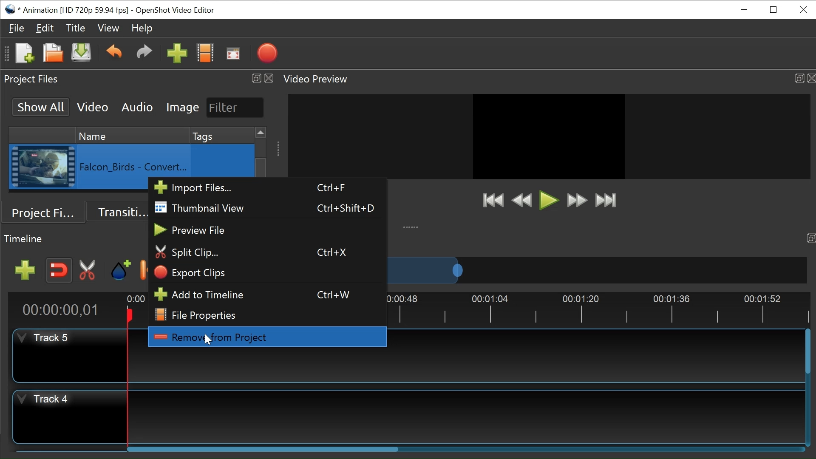  What do you see at coordinates (802, 10) in the screenshot?
I see `Close` at bounding box center [802, 10].